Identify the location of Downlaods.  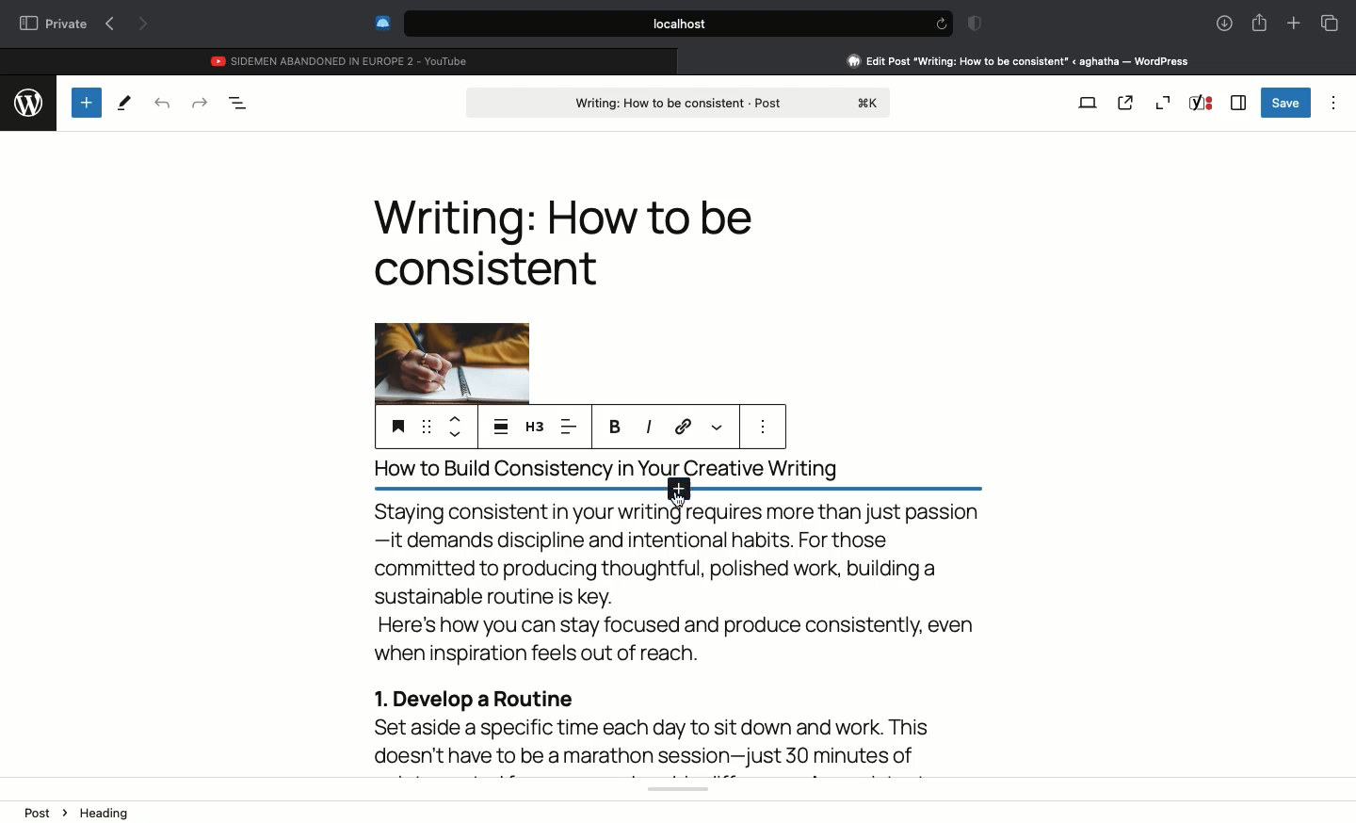
(1221, 24).